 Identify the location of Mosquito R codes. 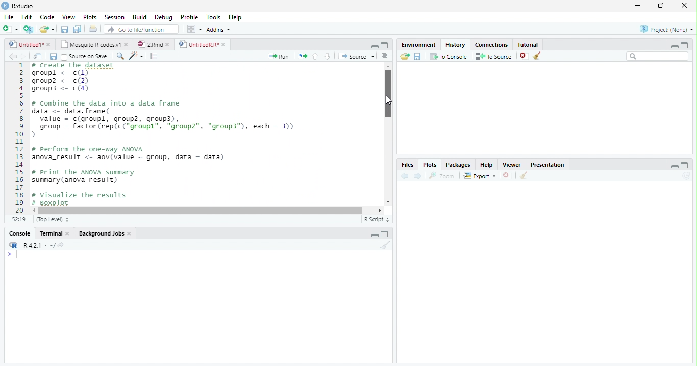
(94, 44).